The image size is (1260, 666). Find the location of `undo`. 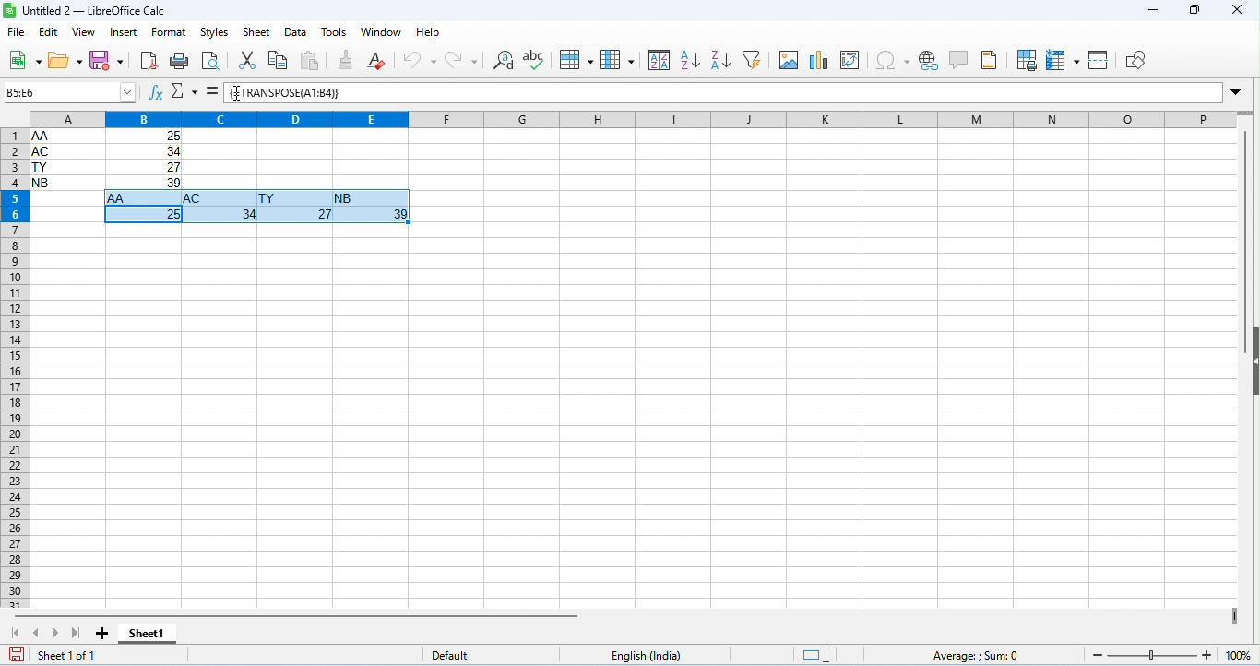

undo is located at coordinates (420, 59).